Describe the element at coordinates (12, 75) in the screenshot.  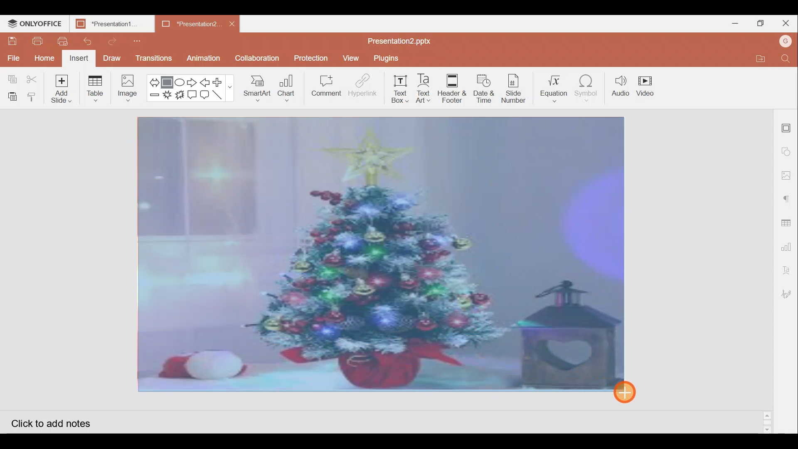
I see `Copy` at that location.